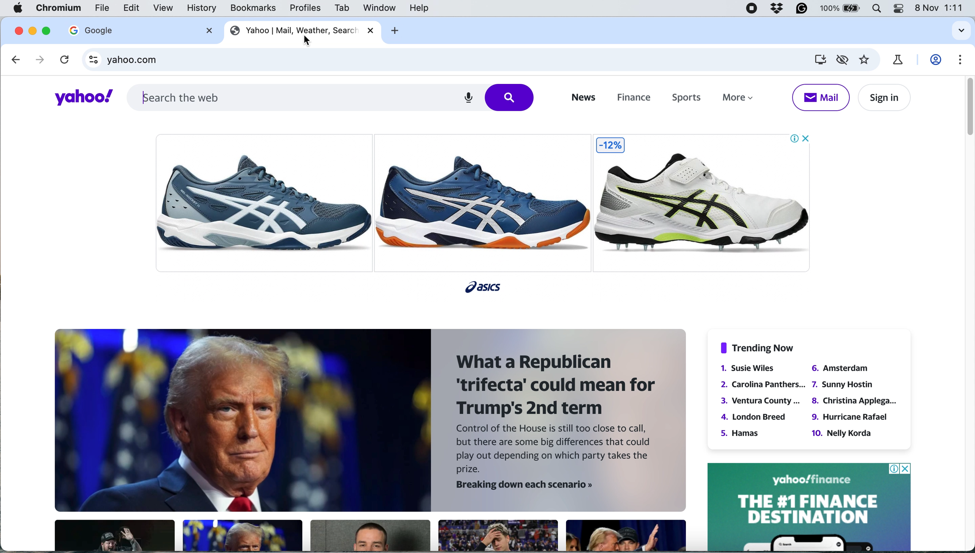 The height and width of the screenshot is (553, 975). What do you see at coordinates (865, 60) in the screenshot?
I see `bookmark` at bounding box center [865, 60].